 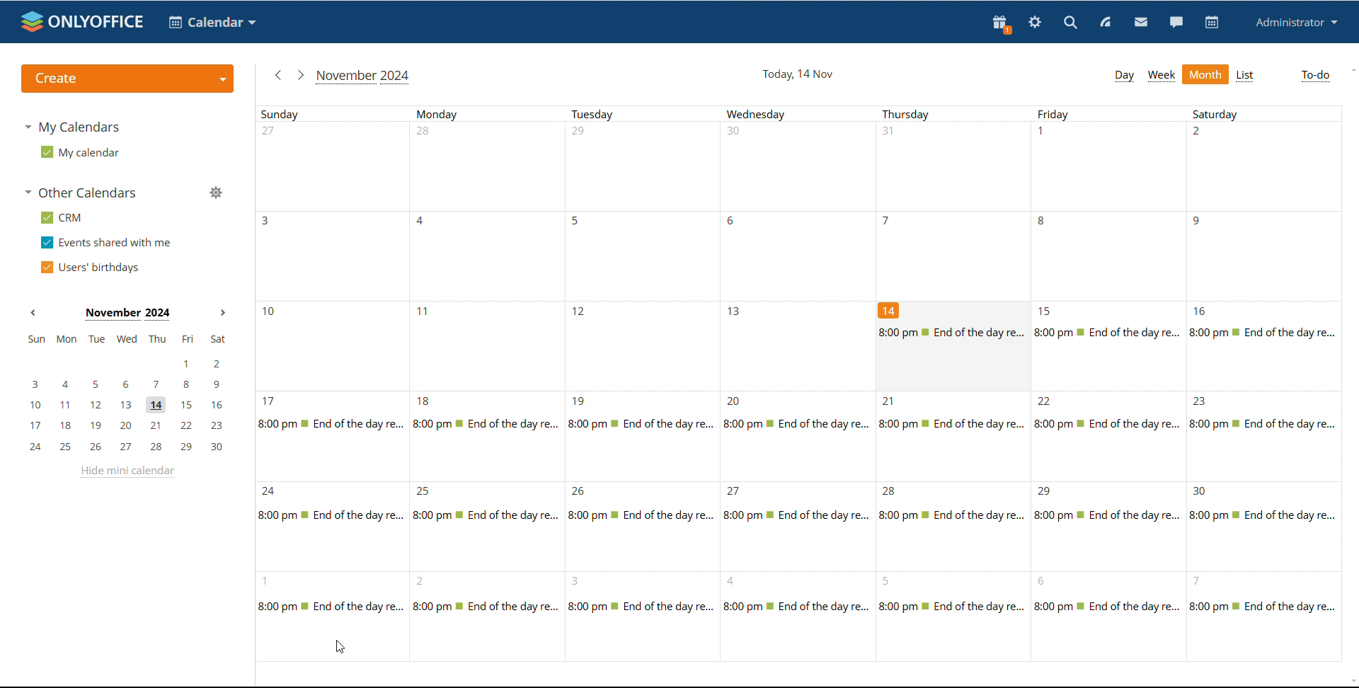 What do you see at coordinates (127, 383) in the screenshot?
I see `3, 4, 5, 6, 7, 8, 9` at bounding box center [127, 383].